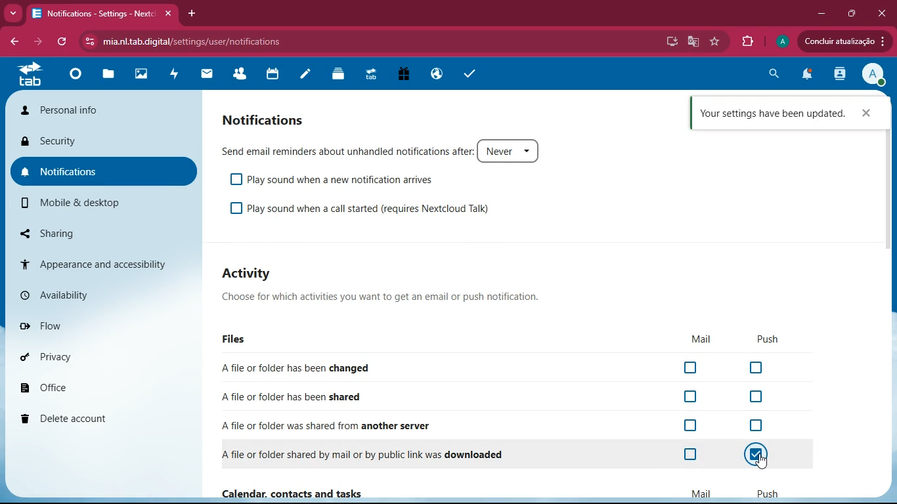 The image size is (897, 504). I want to click on off, so click(690, 454).